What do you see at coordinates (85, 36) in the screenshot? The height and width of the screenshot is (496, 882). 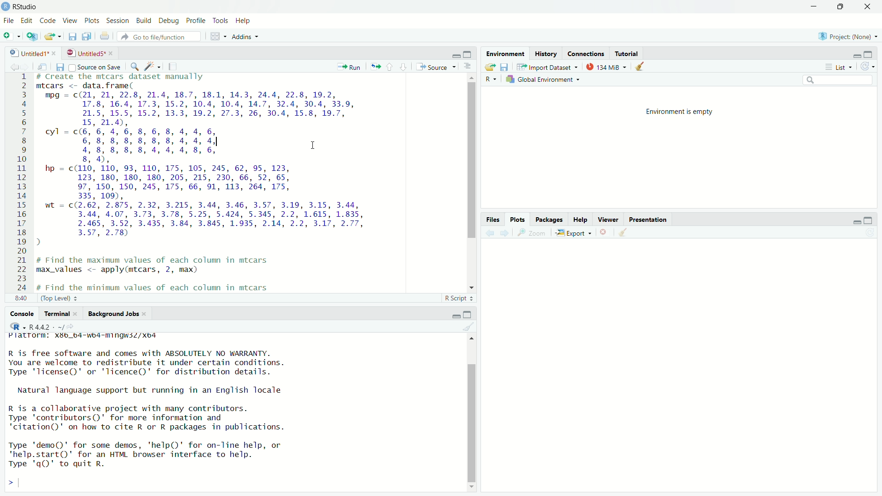 I see `copy` at bounding box center [85, 36].